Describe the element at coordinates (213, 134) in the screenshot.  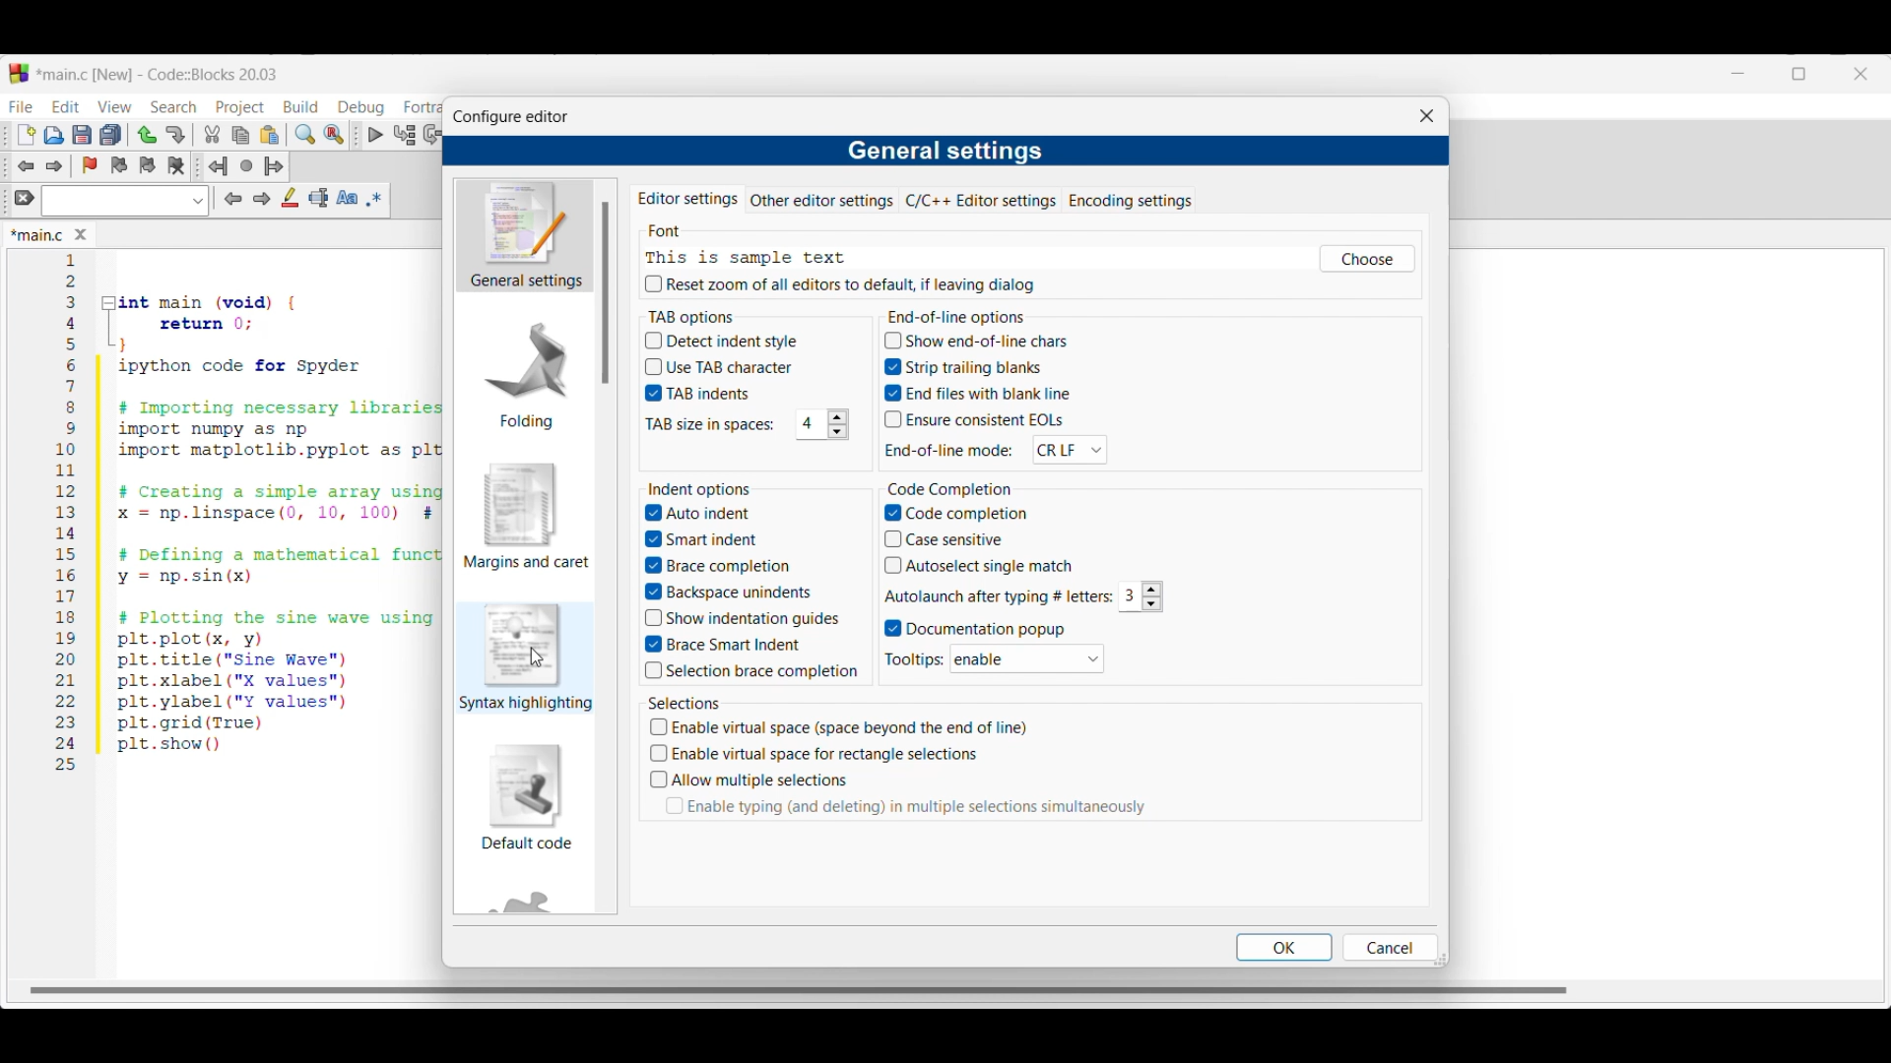
I see `Cut` at that location.